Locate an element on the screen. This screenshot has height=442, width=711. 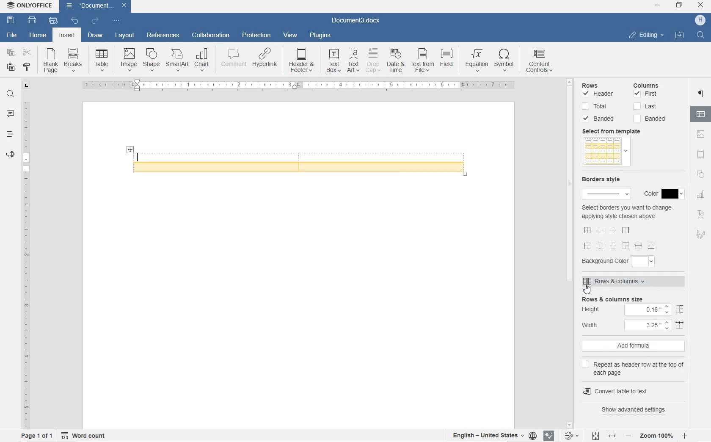
table settings is located at coordinates (702, 115).